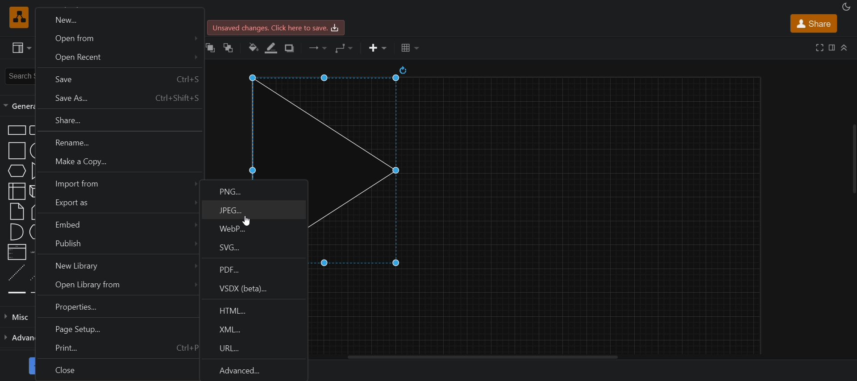  I want to click on insert, so click(377, 49).